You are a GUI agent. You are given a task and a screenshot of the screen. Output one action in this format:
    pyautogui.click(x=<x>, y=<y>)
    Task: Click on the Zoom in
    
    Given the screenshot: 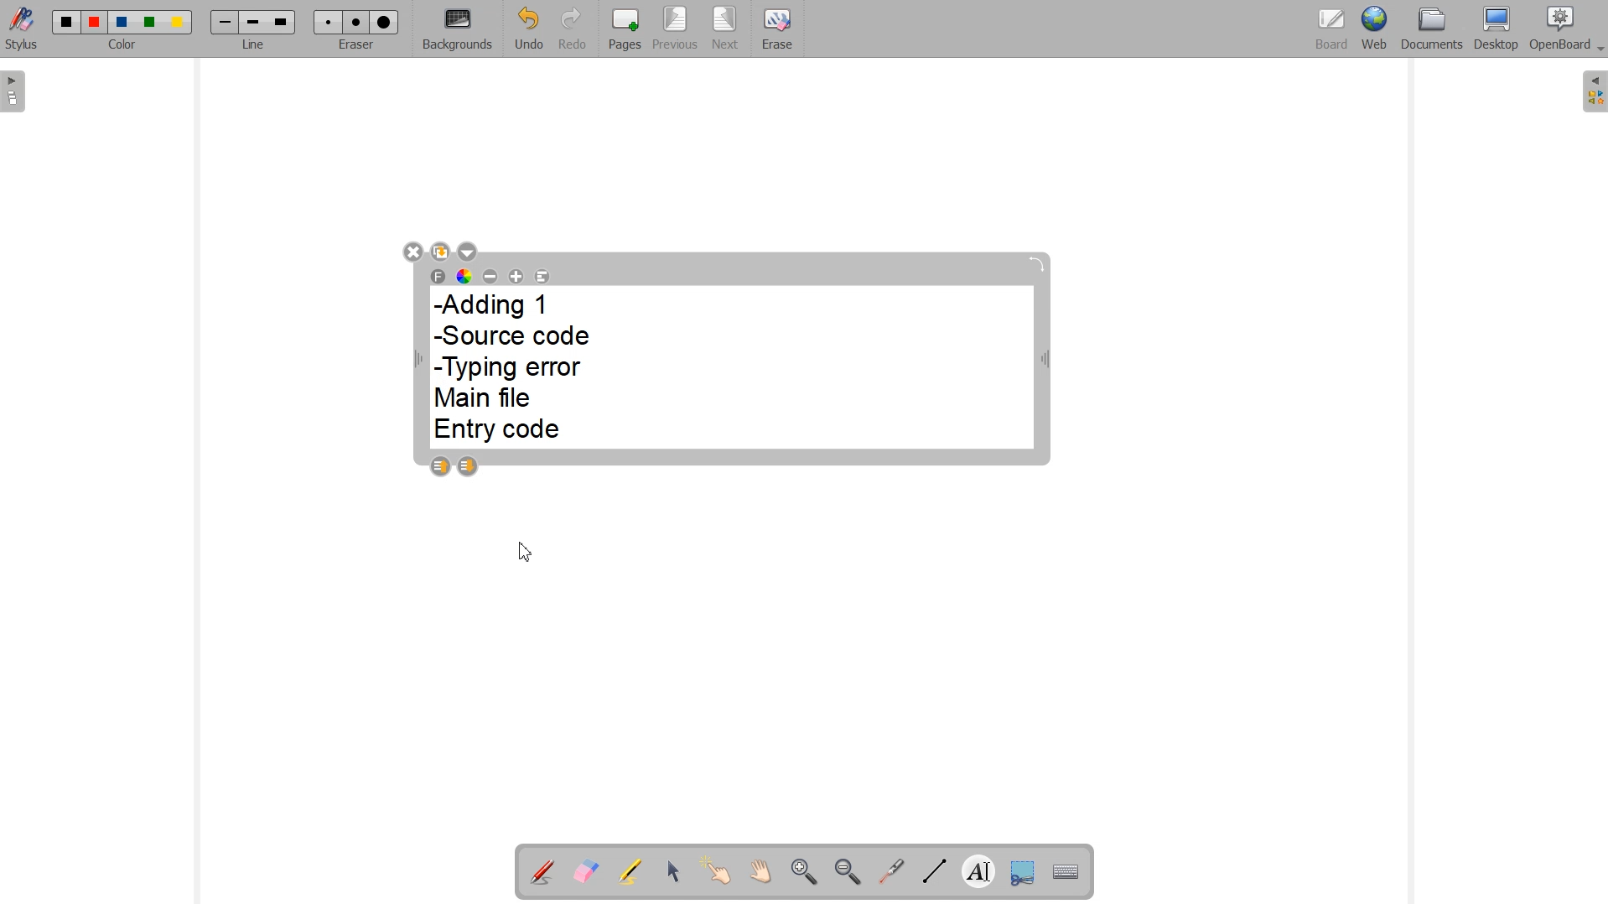 What is the action you would take?
    pyautogui.click(x=801, y=871)
    